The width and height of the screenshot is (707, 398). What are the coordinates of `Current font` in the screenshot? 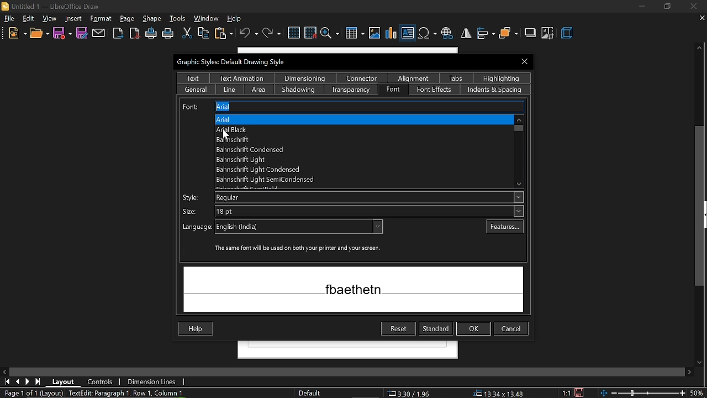 It's located at (350, 106).